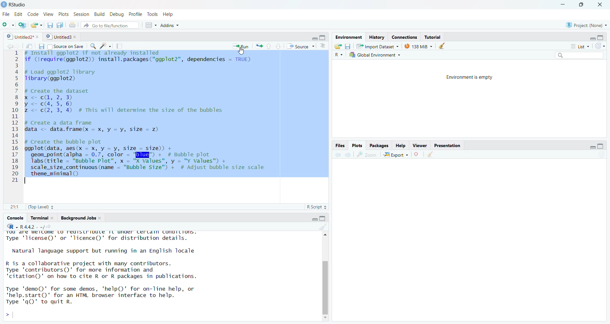 The width and height of the screenshot is (610, 324). Describe the element at coordinates (342, 155) in the screenshot. I see `forward/backward` at that location.